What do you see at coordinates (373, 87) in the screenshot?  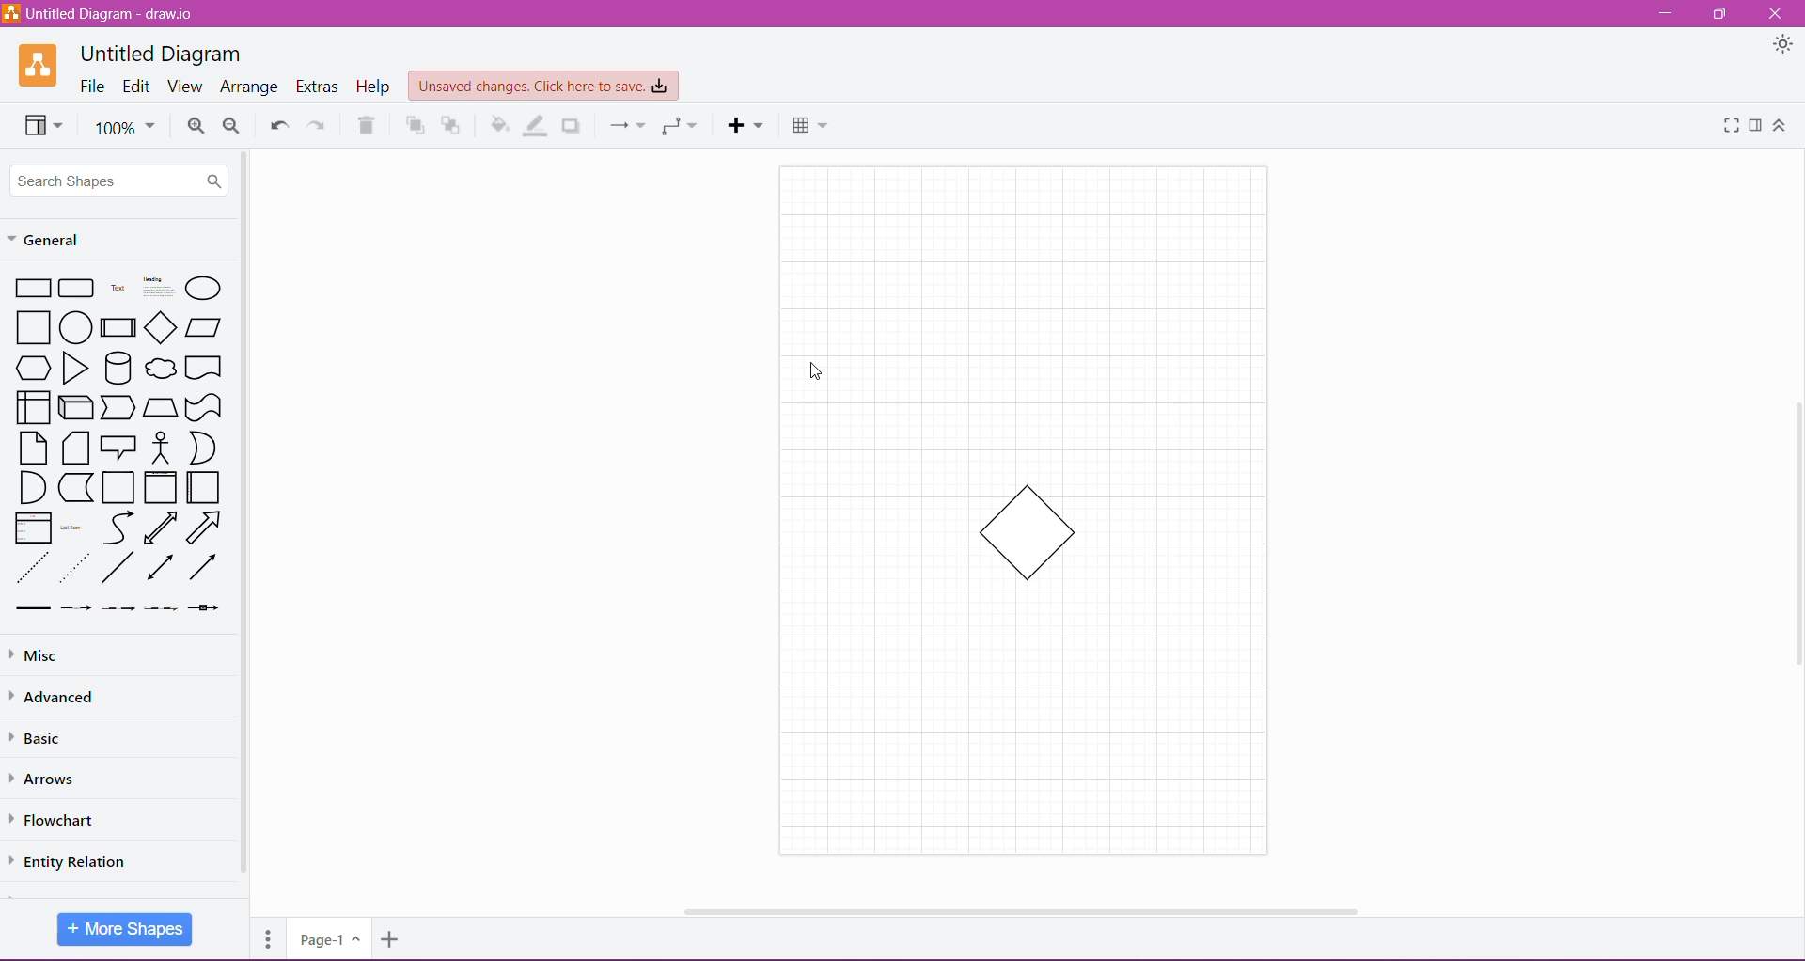 I see `Help` at bounding box center [373, 87].